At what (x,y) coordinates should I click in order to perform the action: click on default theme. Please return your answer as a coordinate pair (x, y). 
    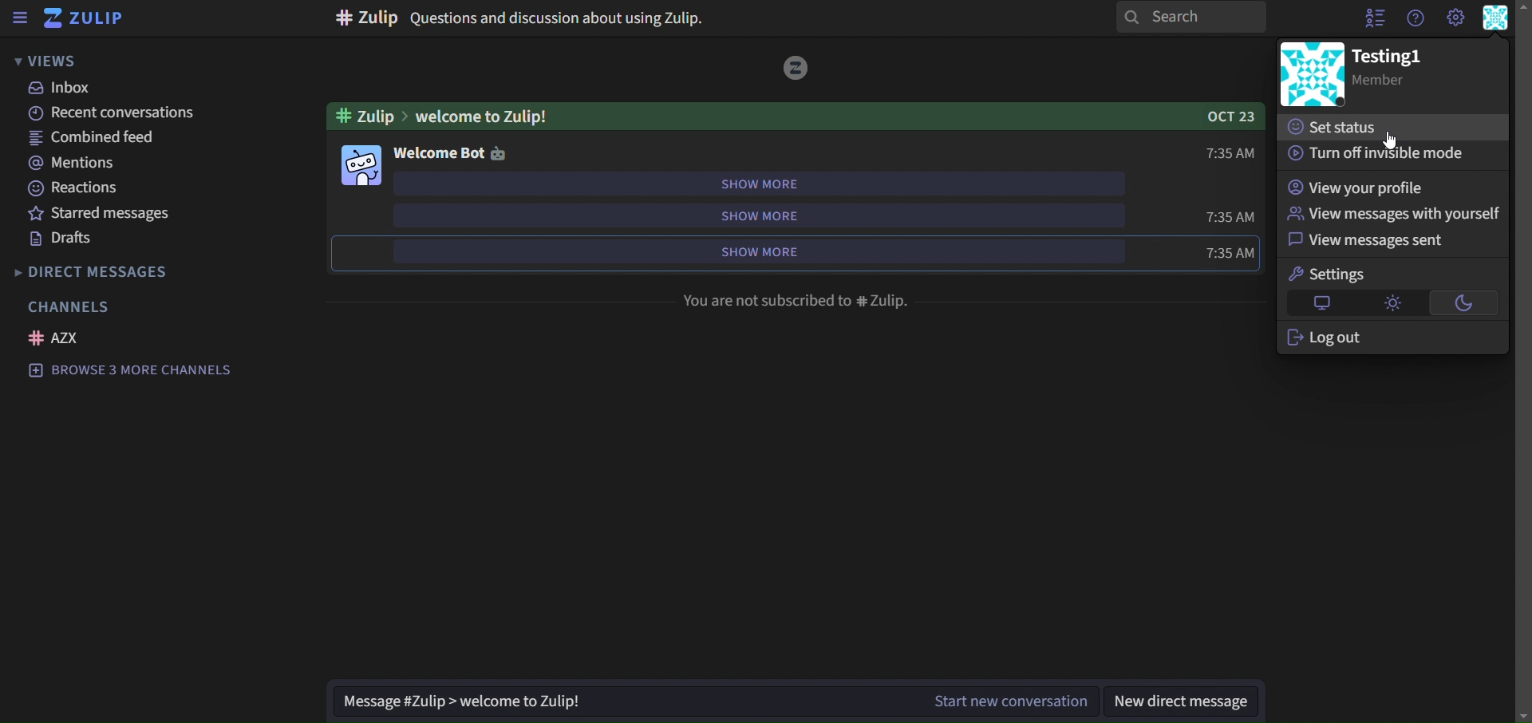
    Looking at the image, I should click on (1323, 302).